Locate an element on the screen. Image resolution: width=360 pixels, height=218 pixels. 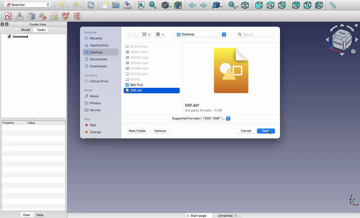
Desktop is located at coordinates (200, 34).